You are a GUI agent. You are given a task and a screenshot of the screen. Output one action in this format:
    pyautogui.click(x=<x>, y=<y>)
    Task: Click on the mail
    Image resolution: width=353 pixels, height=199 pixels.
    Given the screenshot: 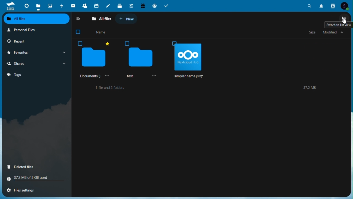 What is the action you would take?
    pyautogui.click(x=73, y=6)
    